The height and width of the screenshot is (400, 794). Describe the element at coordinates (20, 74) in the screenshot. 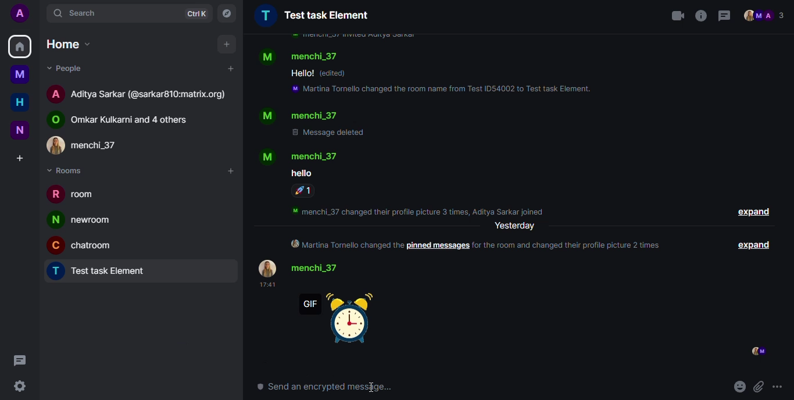

I see `myspace` at that location.